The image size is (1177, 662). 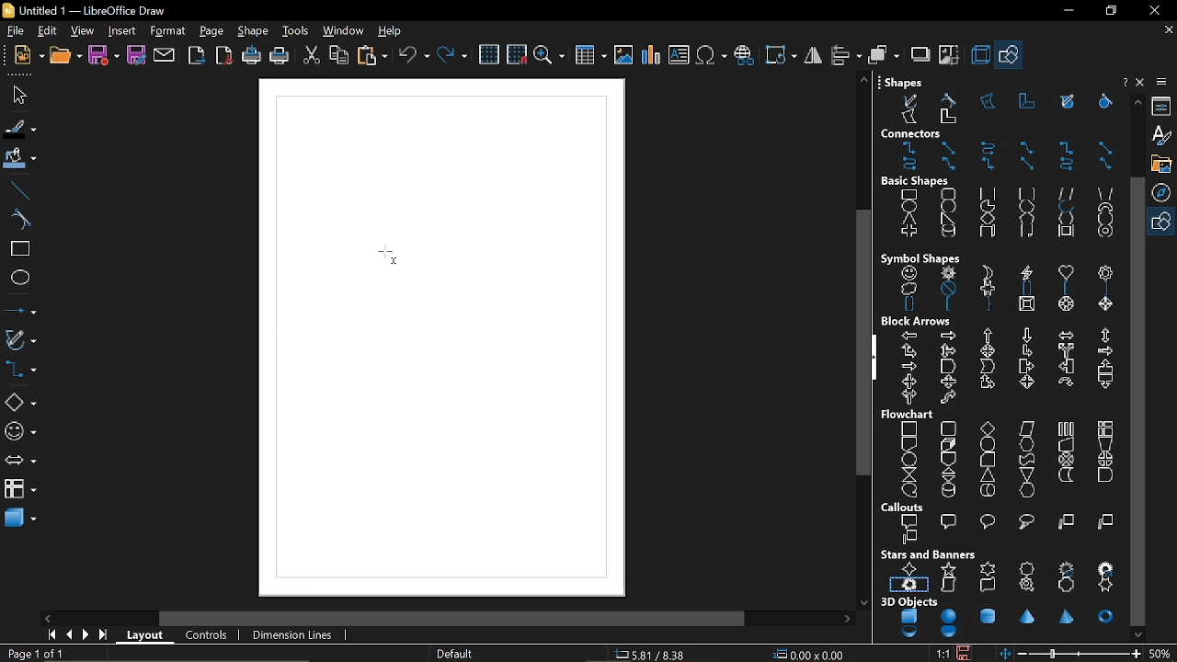 I want to click on line, so click(x=19, y=191).